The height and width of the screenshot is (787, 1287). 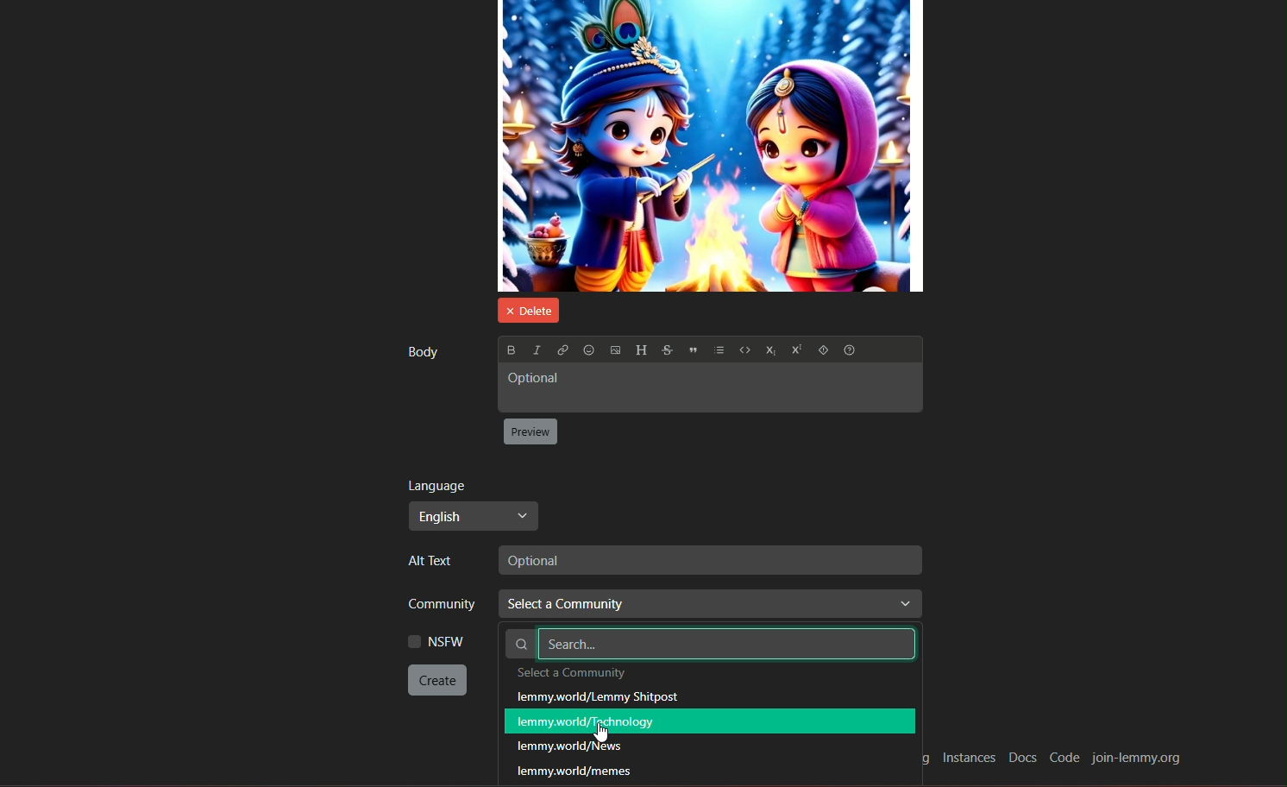 What do you see at coordinates (531, 432) in the screenshot?
I see `Preview` at bounding box center [531, 432].